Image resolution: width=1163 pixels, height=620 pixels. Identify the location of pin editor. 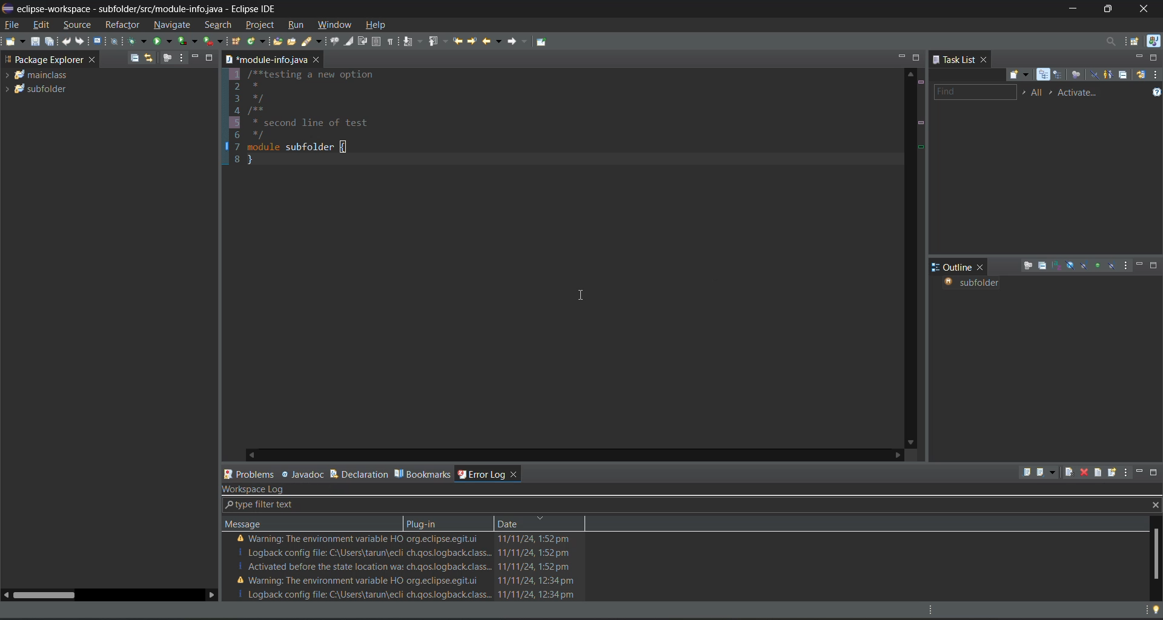
(542, 42).